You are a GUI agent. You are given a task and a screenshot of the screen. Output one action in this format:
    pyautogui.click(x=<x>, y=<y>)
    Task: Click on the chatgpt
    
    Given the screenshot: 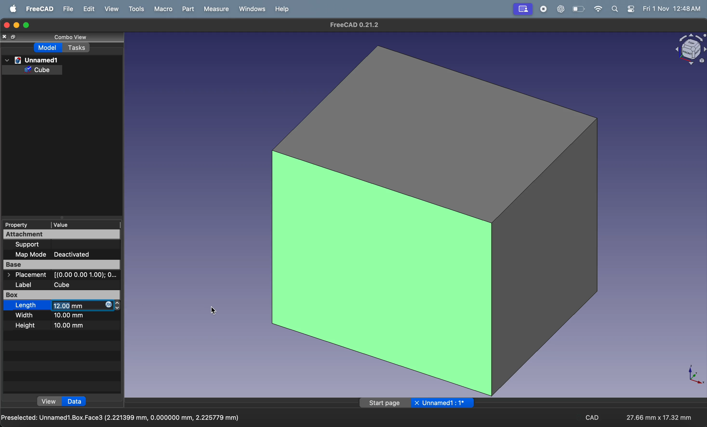 What is the action you would take?
    pyautogui.click(x=558, y=9)
    